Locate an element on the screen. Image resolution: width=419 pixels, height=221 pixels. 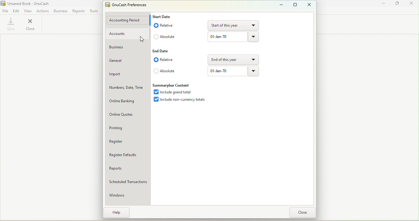
Edit is located at coordinates (16, 10).